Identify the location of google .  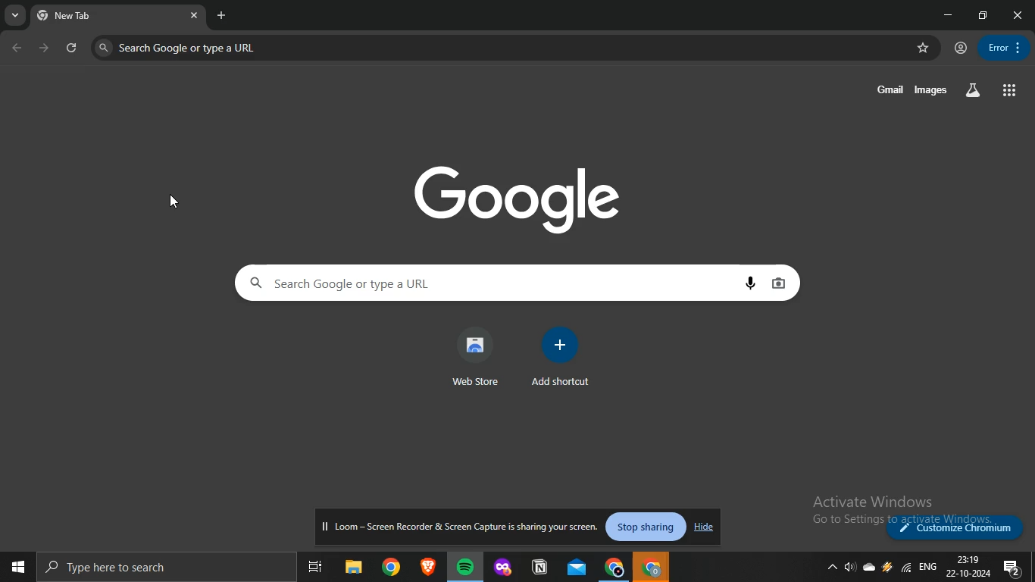
(521, 196).